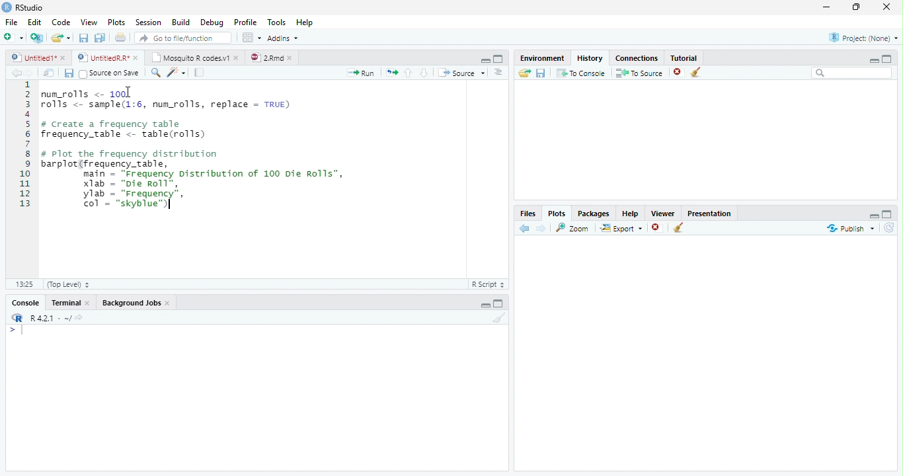 The width and height of the screenshot is (903, 476). What do you see at coordinates (255, 397) in the screenshot?
I see `Console` at bounding box center [255, 397].